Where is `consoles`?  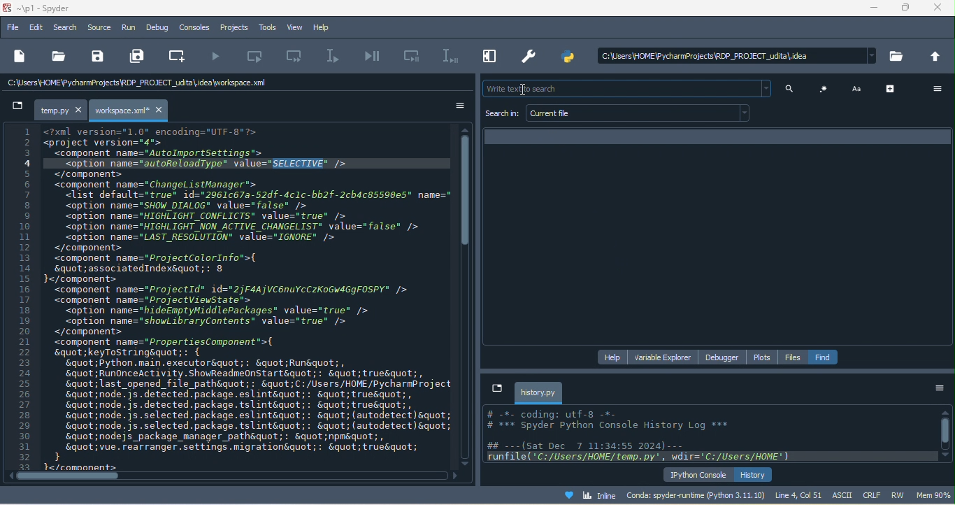 consoles is located at coordinates (196, 27).